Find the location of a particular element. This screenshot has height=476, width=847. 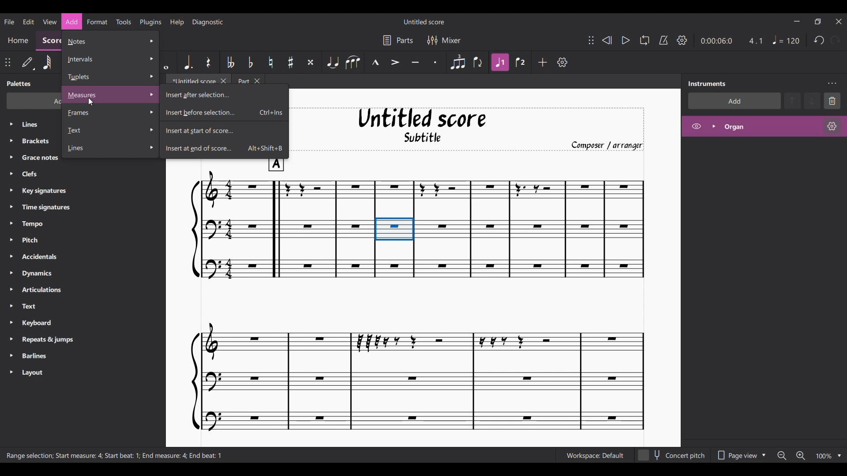

Show interface in a smaller tab is located at coordinates (817, 21).